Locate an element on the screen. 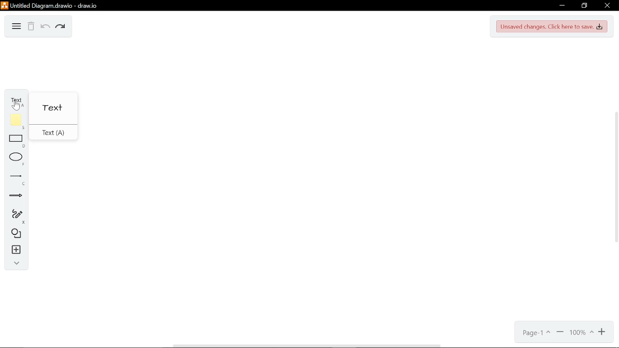 The width and height of the screenshot is (619, 348). Text is located at coordinates (14, 99).